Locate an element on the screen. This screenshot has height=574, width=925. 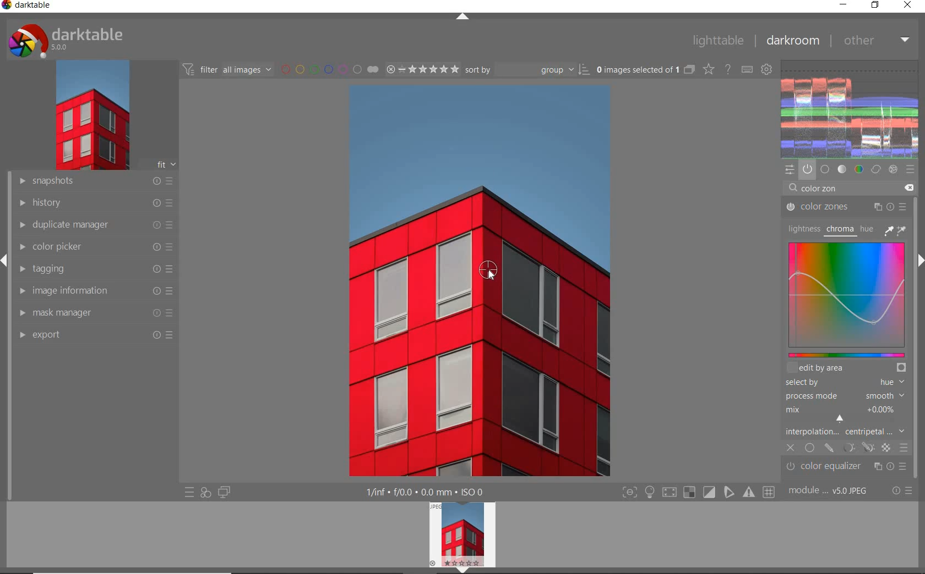
expand/collapse is located at coordinates (6, 259).